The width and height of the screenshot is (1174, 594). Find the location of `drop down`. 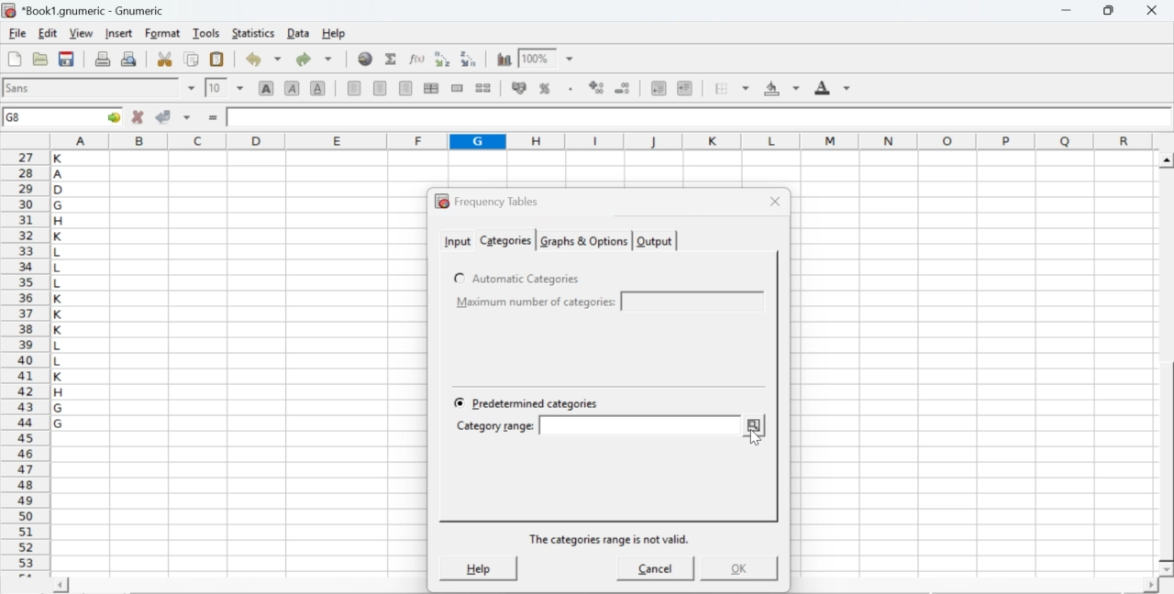

drop down is located at coordinates (240, 87).